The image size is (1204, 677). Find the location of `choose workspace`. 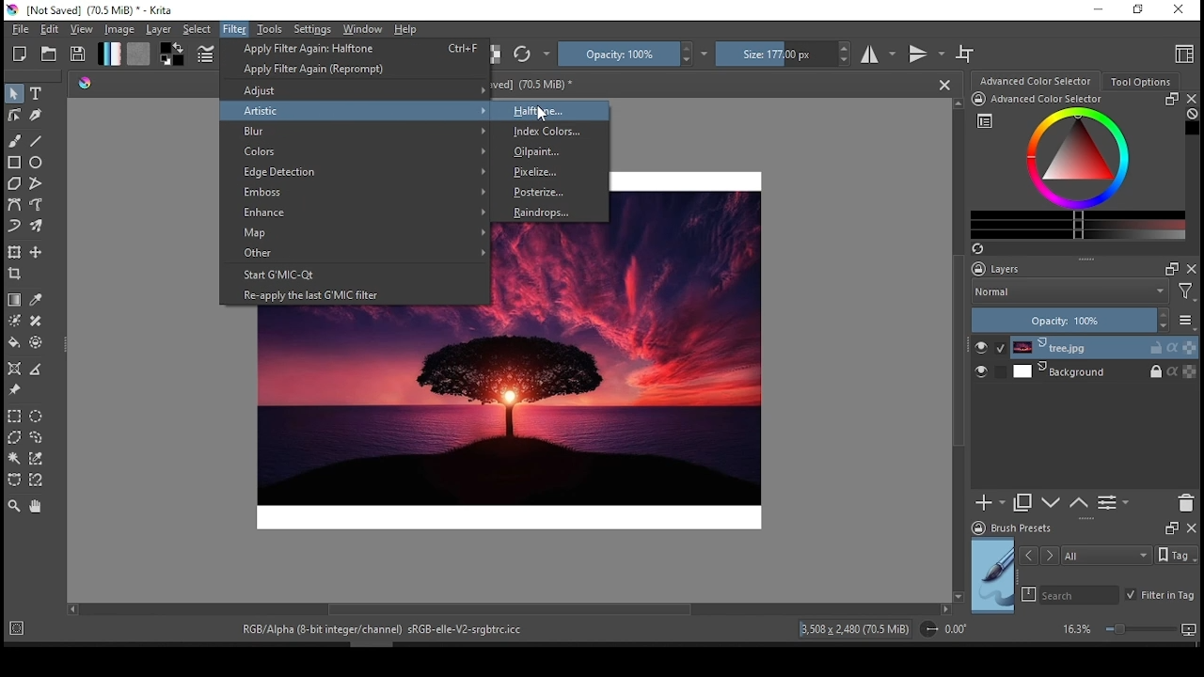

choose workspace is located at coordinates (1180, 53).